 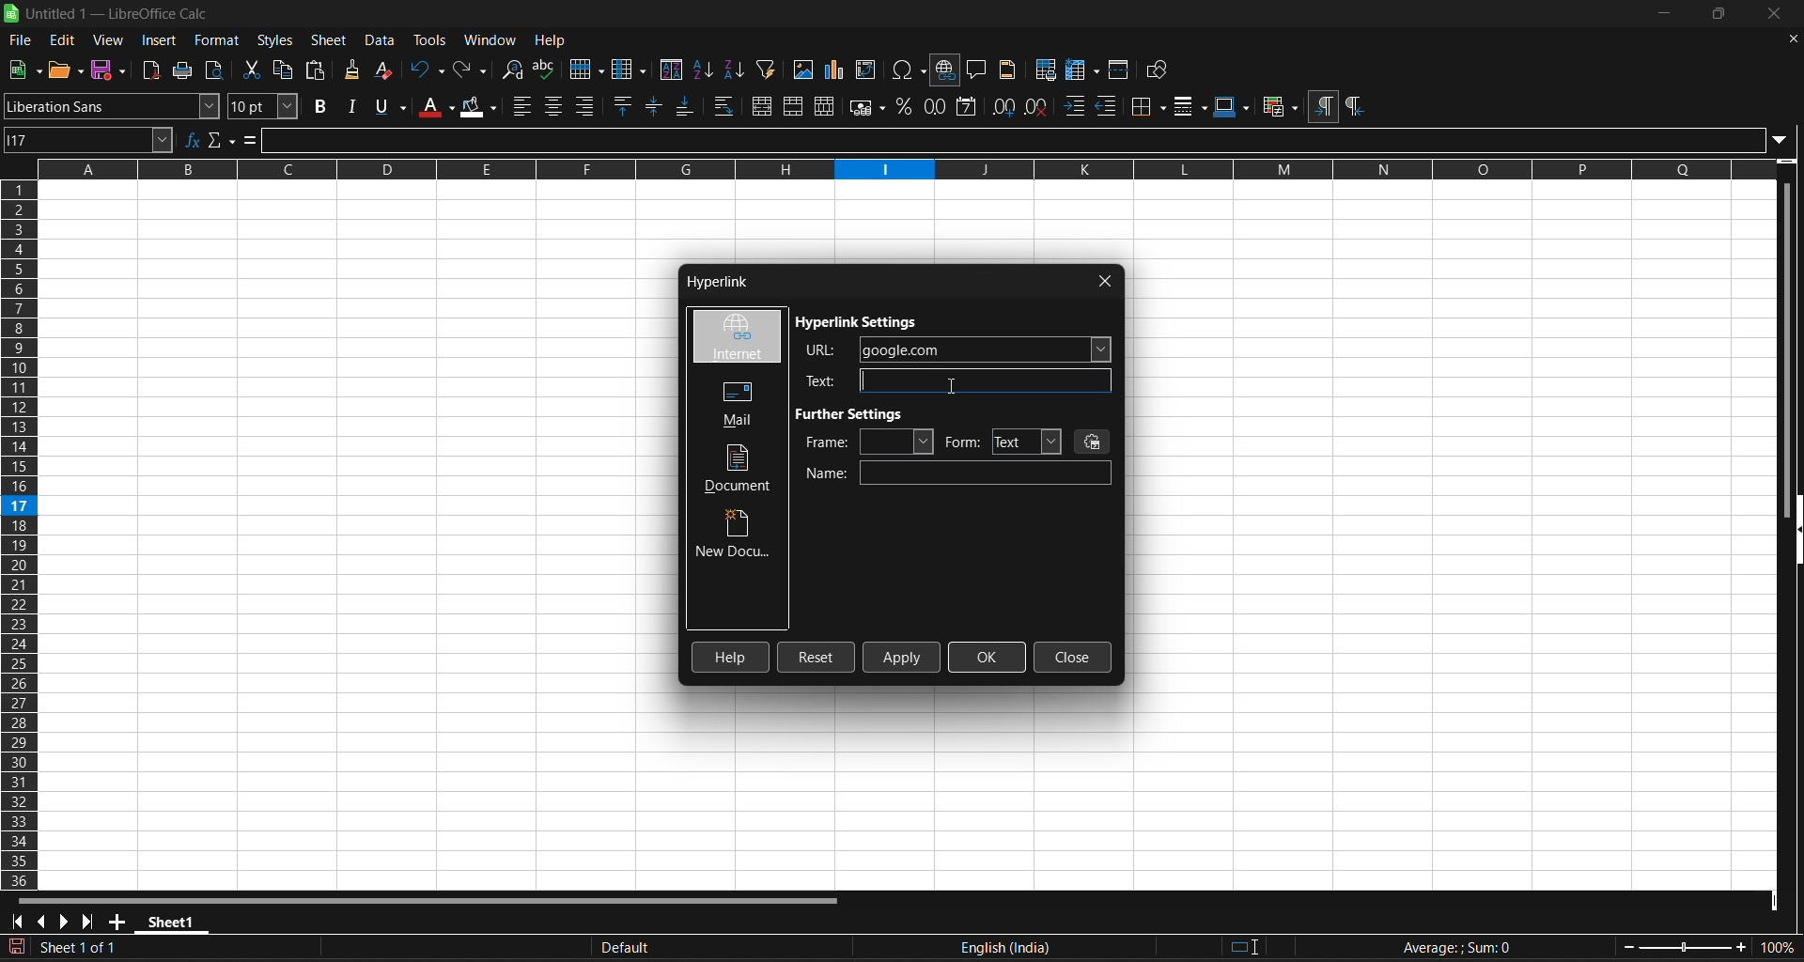 I want to click on italic, so click(x=351, y=105).